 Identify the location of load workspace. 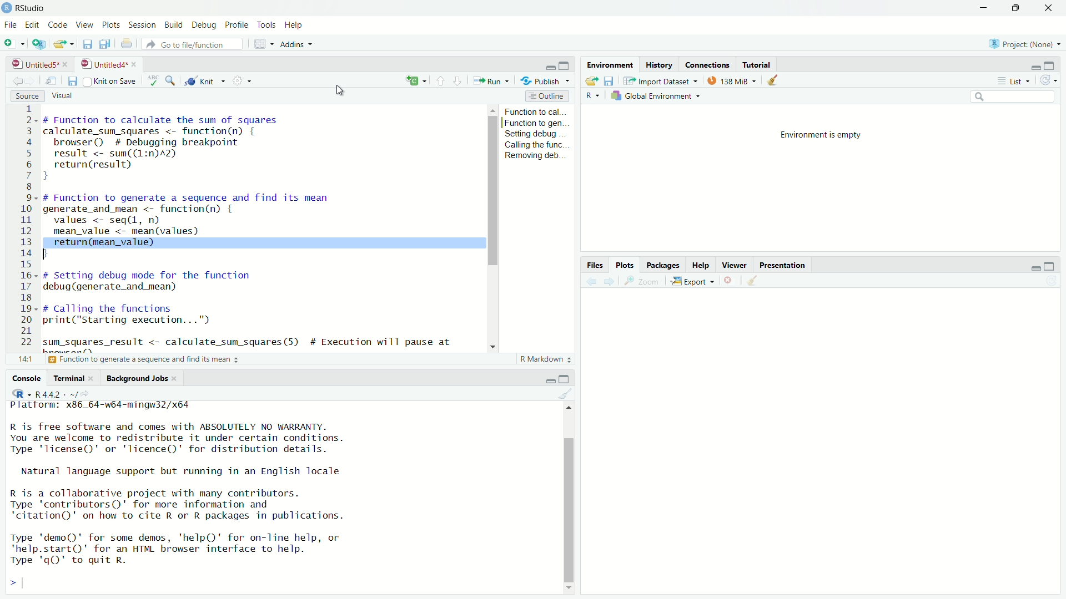
(592, 80).